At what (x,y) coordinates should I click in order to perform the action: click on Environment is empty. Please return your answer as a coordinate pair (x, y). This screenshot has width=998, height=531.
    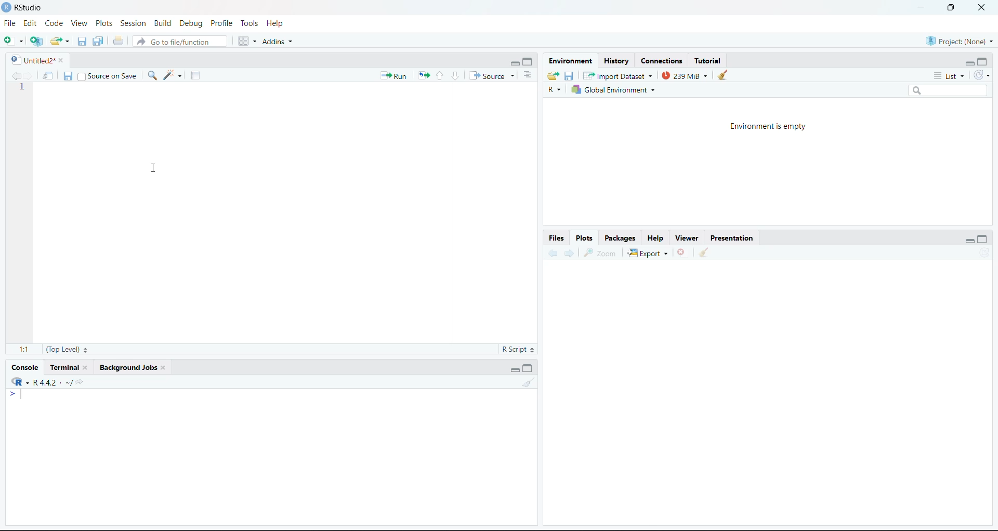
    Looking at the image, I should click on (770, 126).